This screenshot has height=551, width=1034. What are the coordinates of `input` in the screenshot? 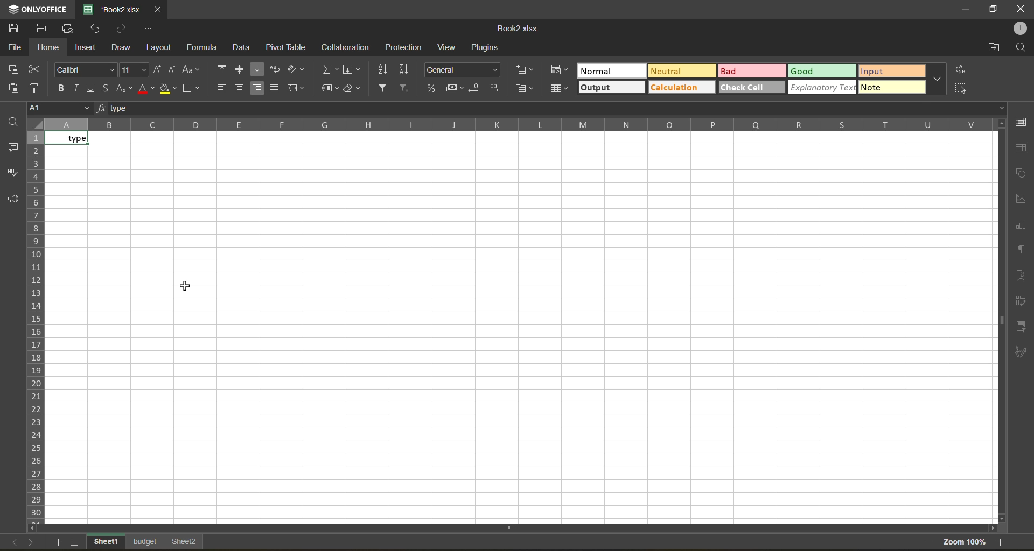 It's located at (893, 72).